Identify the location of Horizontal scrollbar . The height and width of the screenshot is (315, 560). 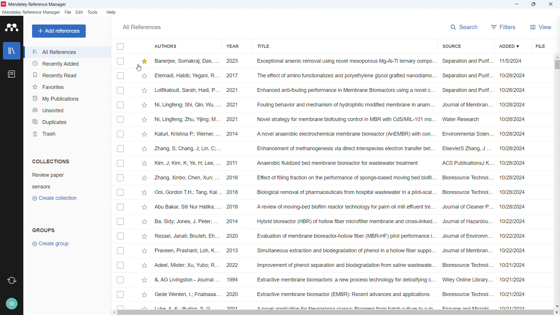
(335, 312).